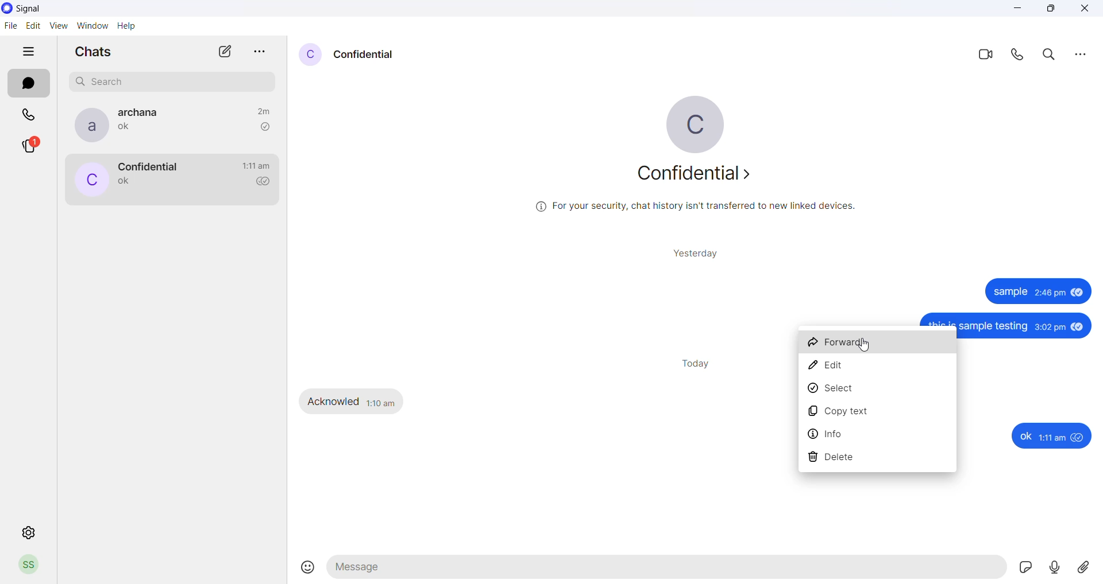 This screenshot has width=1103, height=584. What do you see at coordinates (39, 8) in the screenshot?
I see `application name and logo` at bounding box center [39, 8].